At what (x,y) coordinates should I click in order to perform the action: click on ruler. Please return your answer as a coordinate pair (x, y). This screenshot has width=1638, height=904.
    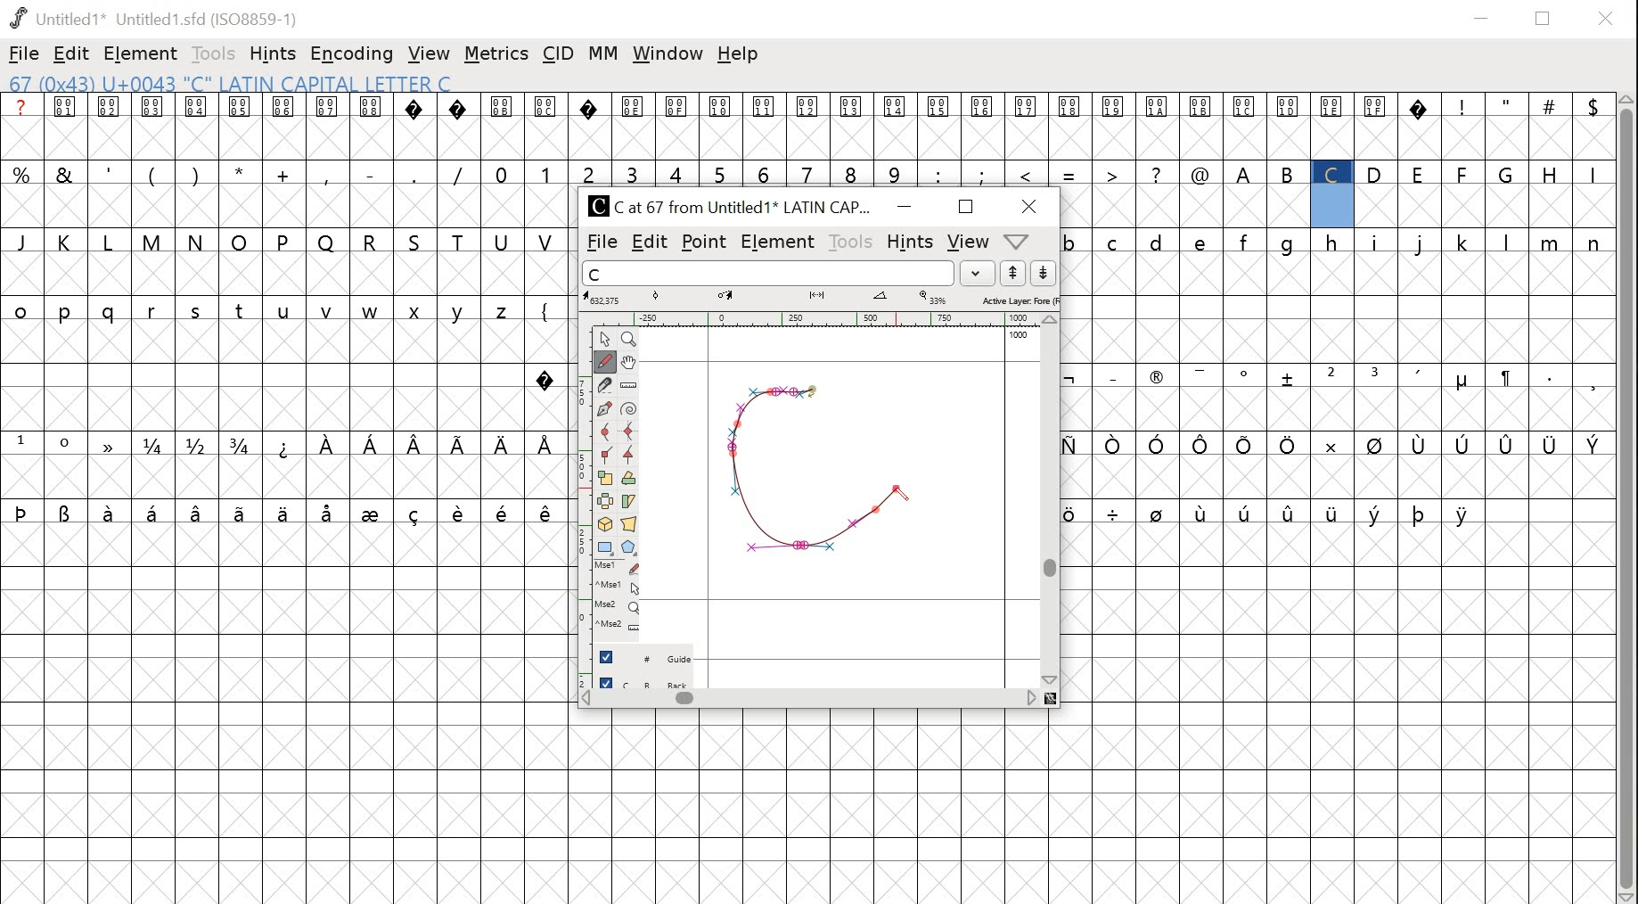
    Looking at the image, I should click on (818, 317).